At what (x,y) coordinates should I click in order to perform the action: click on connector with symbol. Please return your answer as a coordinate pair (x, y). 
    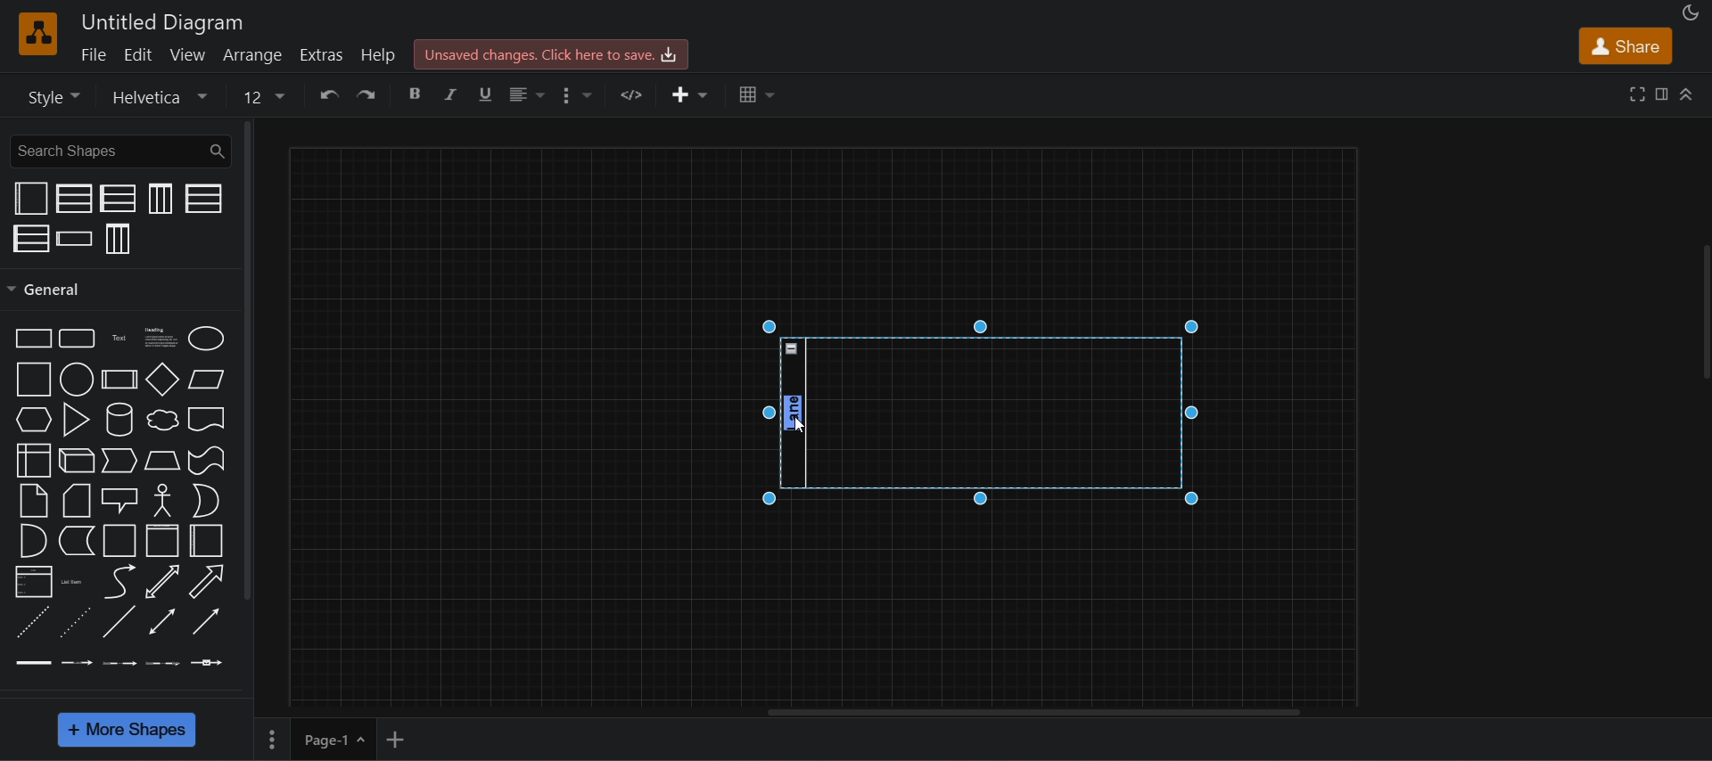
    Looking at the image, I should click on (207, 662).